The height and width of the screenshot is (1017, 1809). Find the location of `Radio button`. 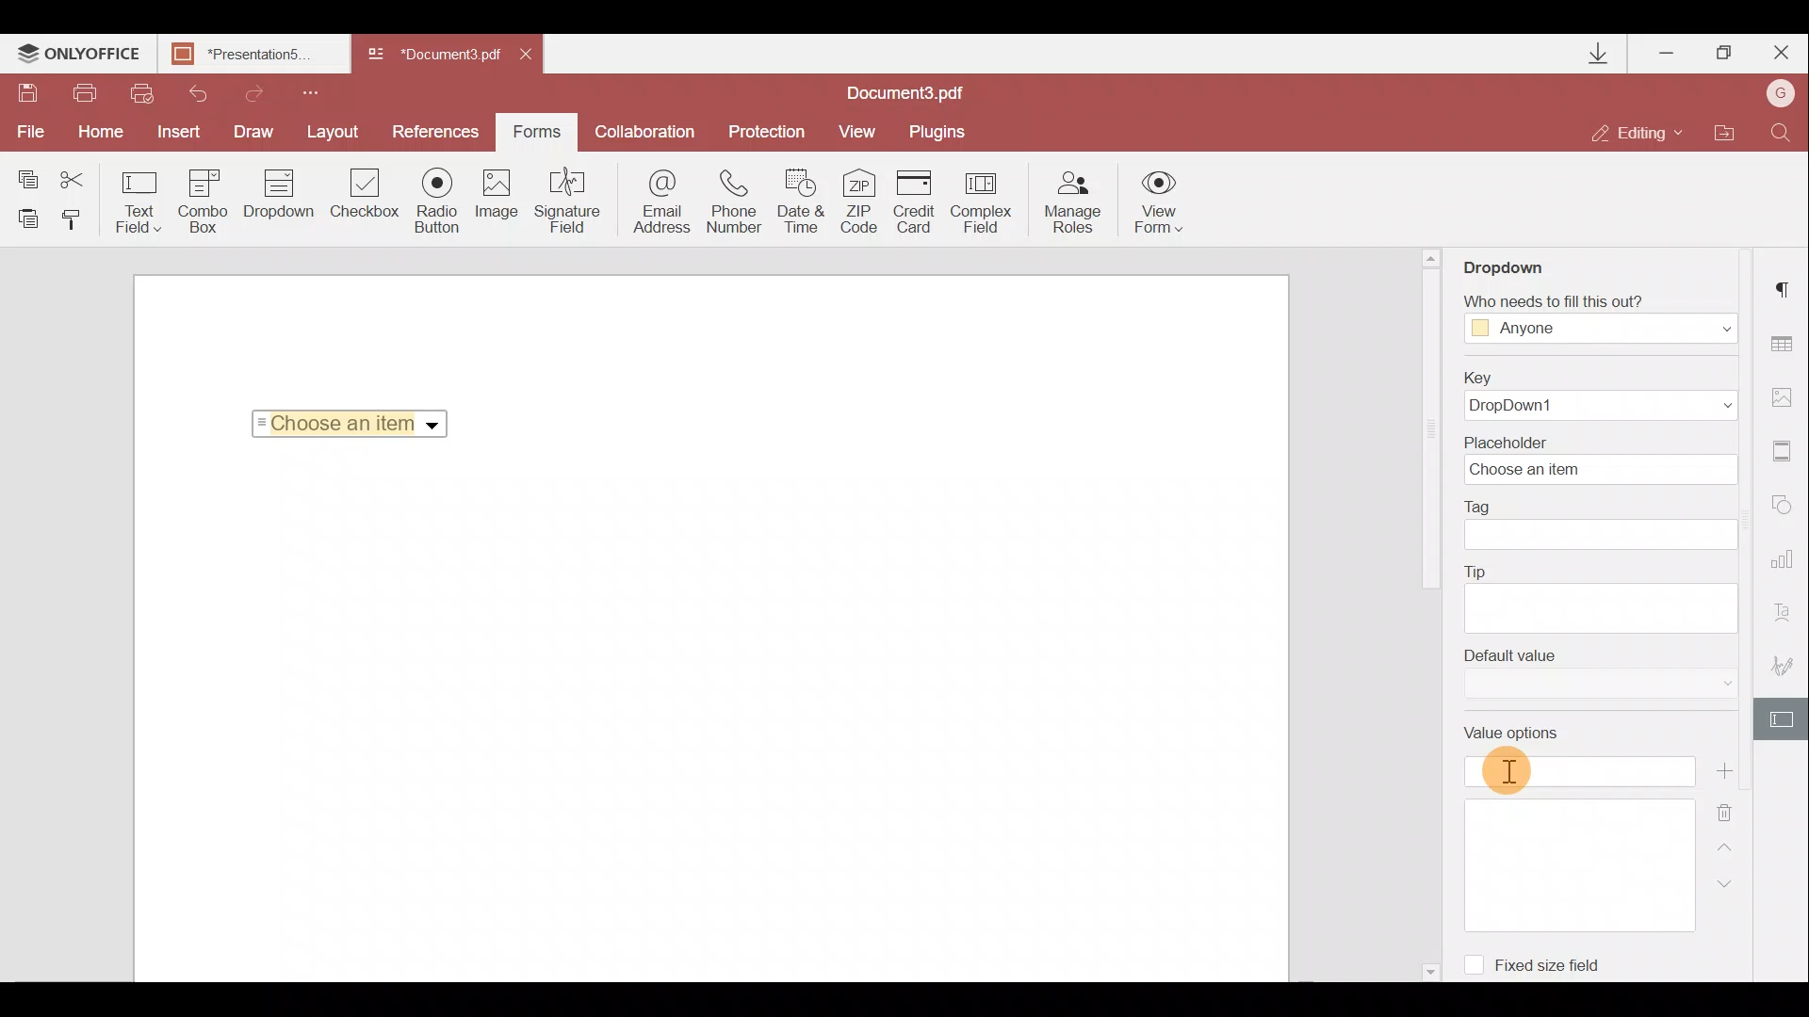

Radio button is located at coordinates (437, 200).